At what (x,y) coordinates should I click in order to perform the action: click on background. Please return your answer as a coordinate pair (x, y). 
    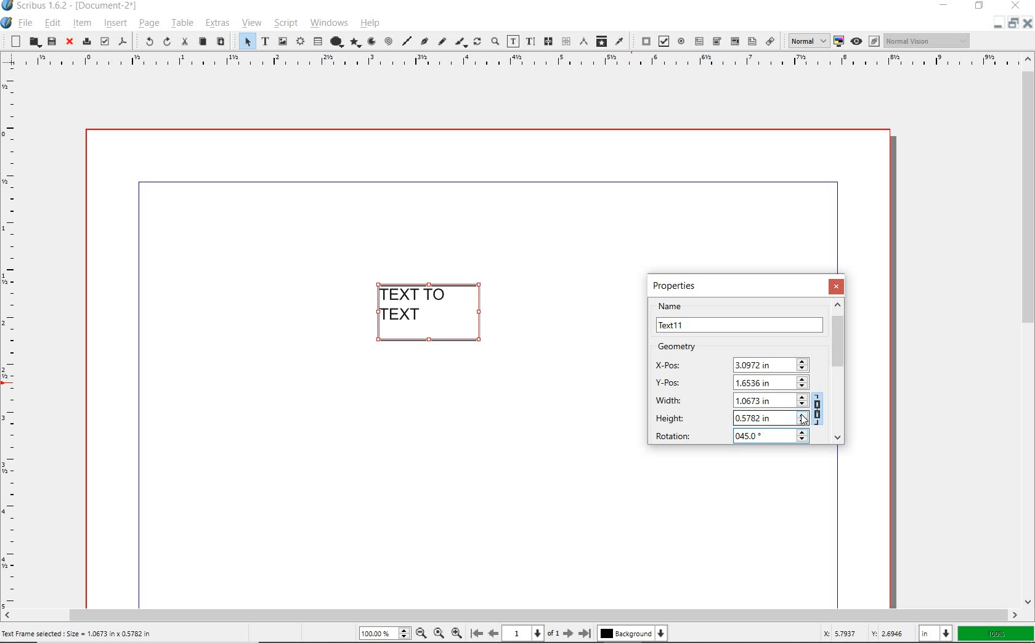
    Looking at the image, I should click on (635, 635).